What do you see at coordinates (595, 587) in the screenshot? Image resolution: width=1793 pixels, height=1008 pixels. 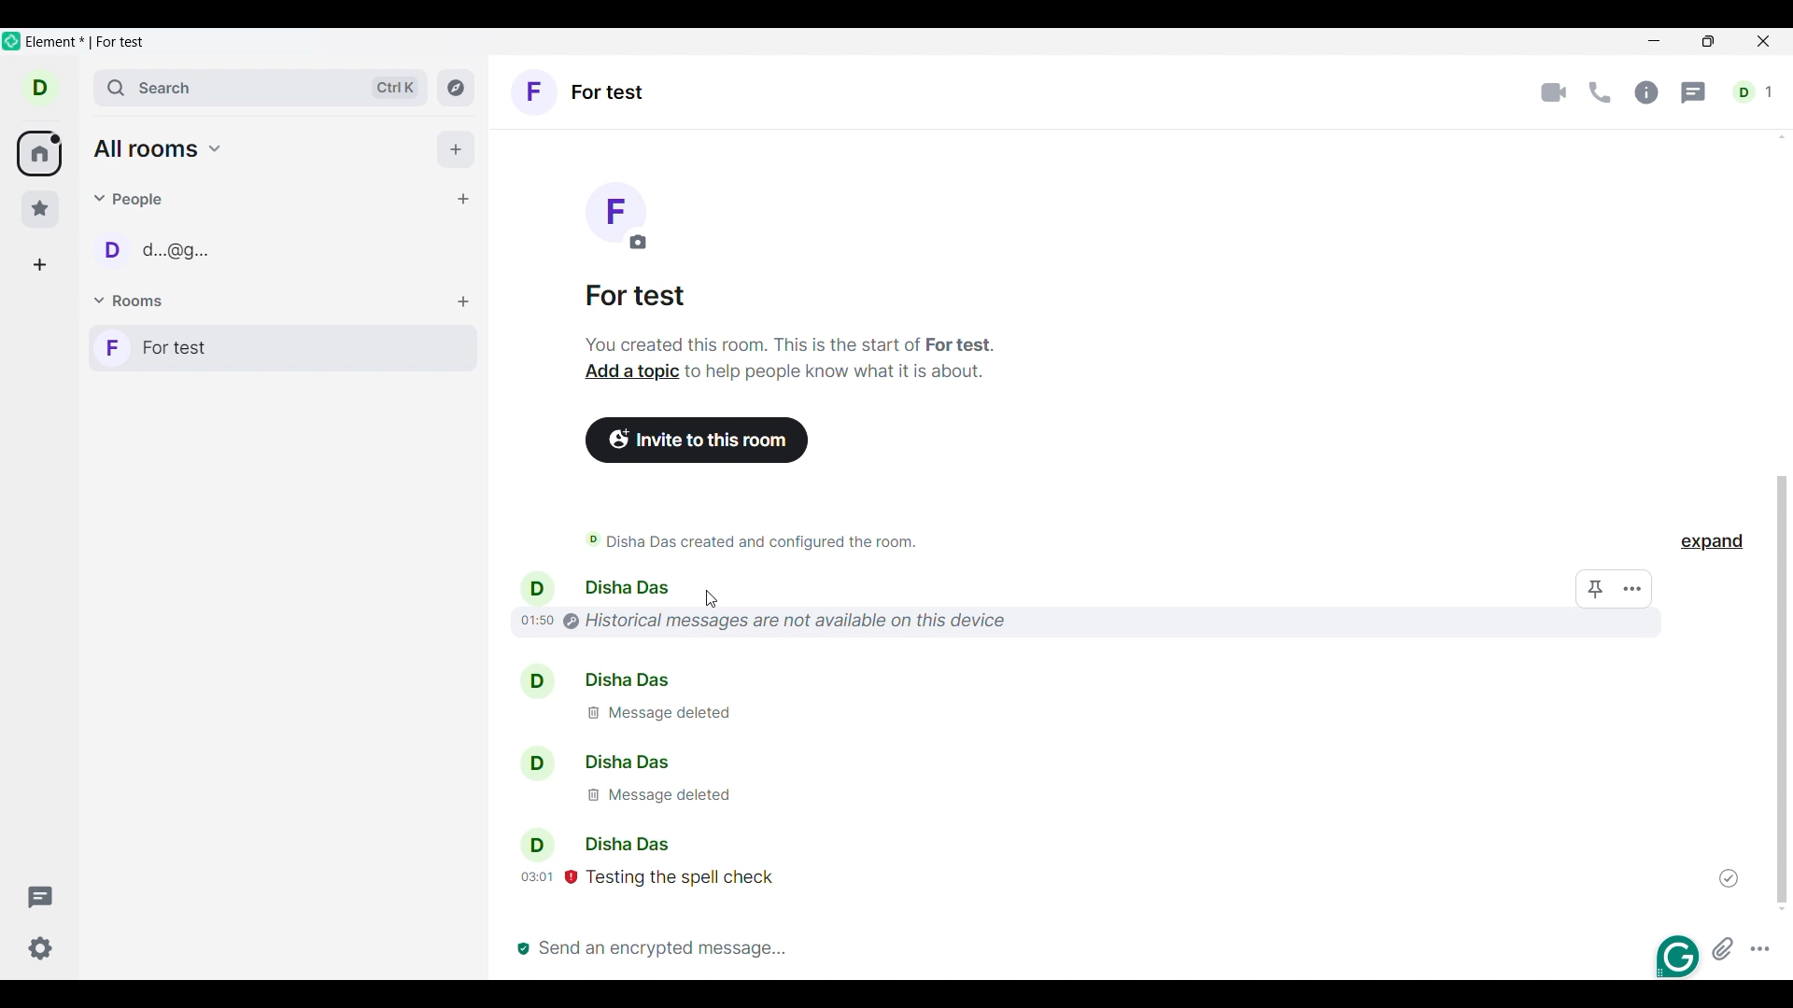 I see `disha das` at bounding box center [595, 587].